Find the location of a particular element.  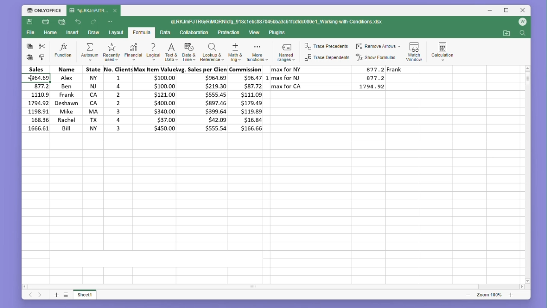

Next sheet is located at coordinates (41, 296).